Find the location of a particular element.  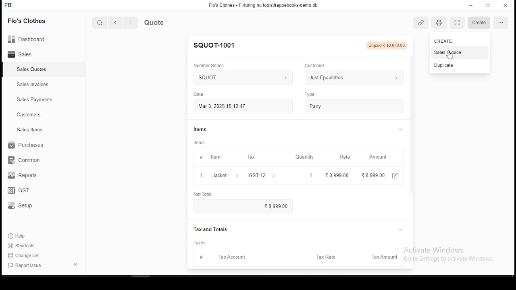

back is located at coordinates (114, 22).